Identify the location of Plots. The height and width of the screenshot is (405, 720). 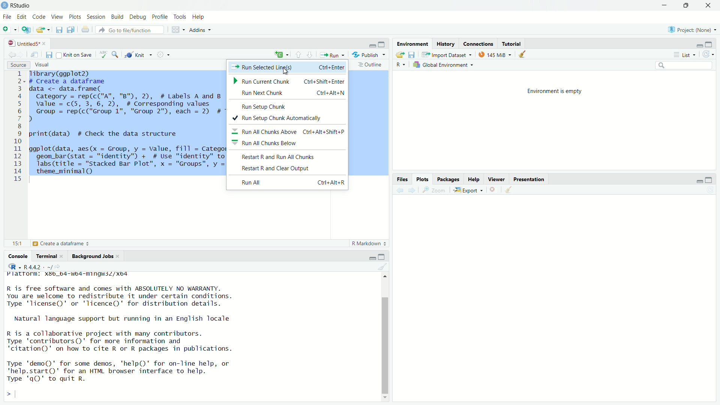
(423, 179).